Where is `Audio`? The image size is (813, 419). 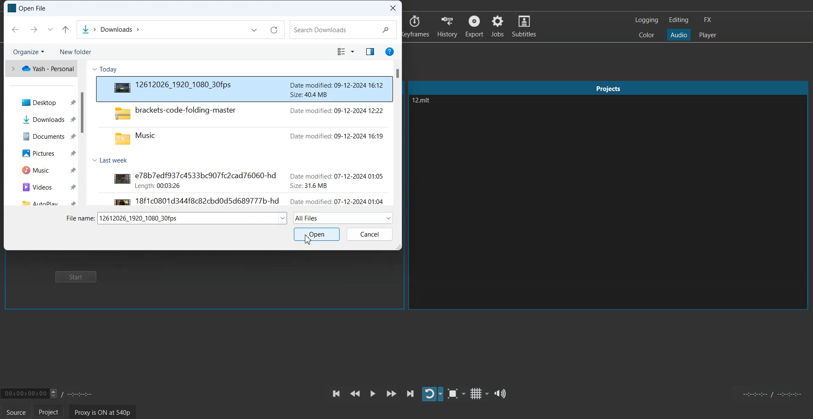
Audio is located at coordinates (678, 34).